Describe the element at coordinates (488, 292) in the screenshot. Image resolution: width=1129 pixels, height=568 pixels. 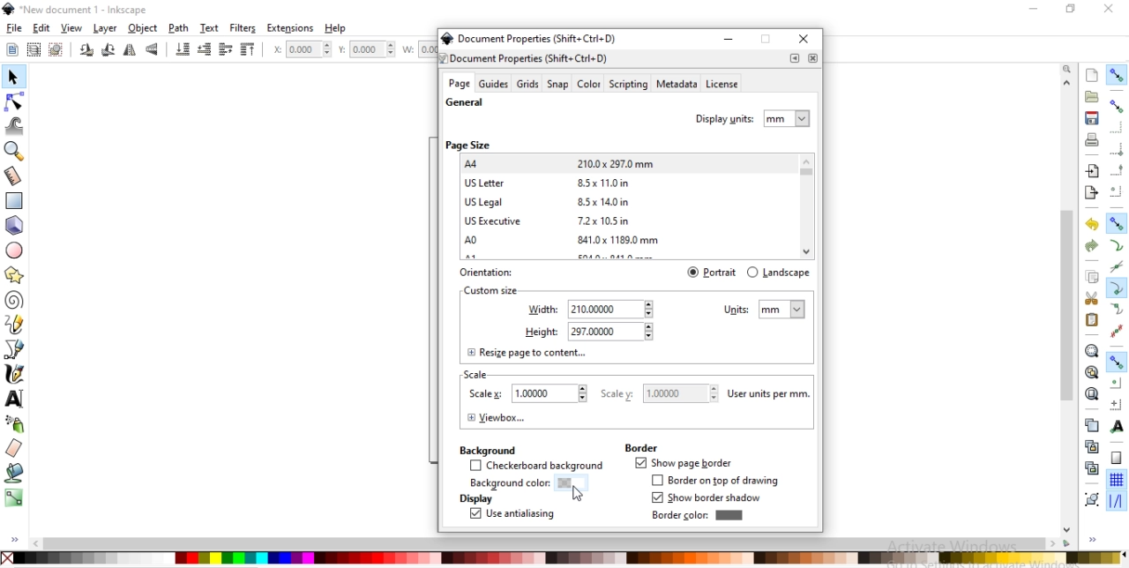
I see `text` at that location.